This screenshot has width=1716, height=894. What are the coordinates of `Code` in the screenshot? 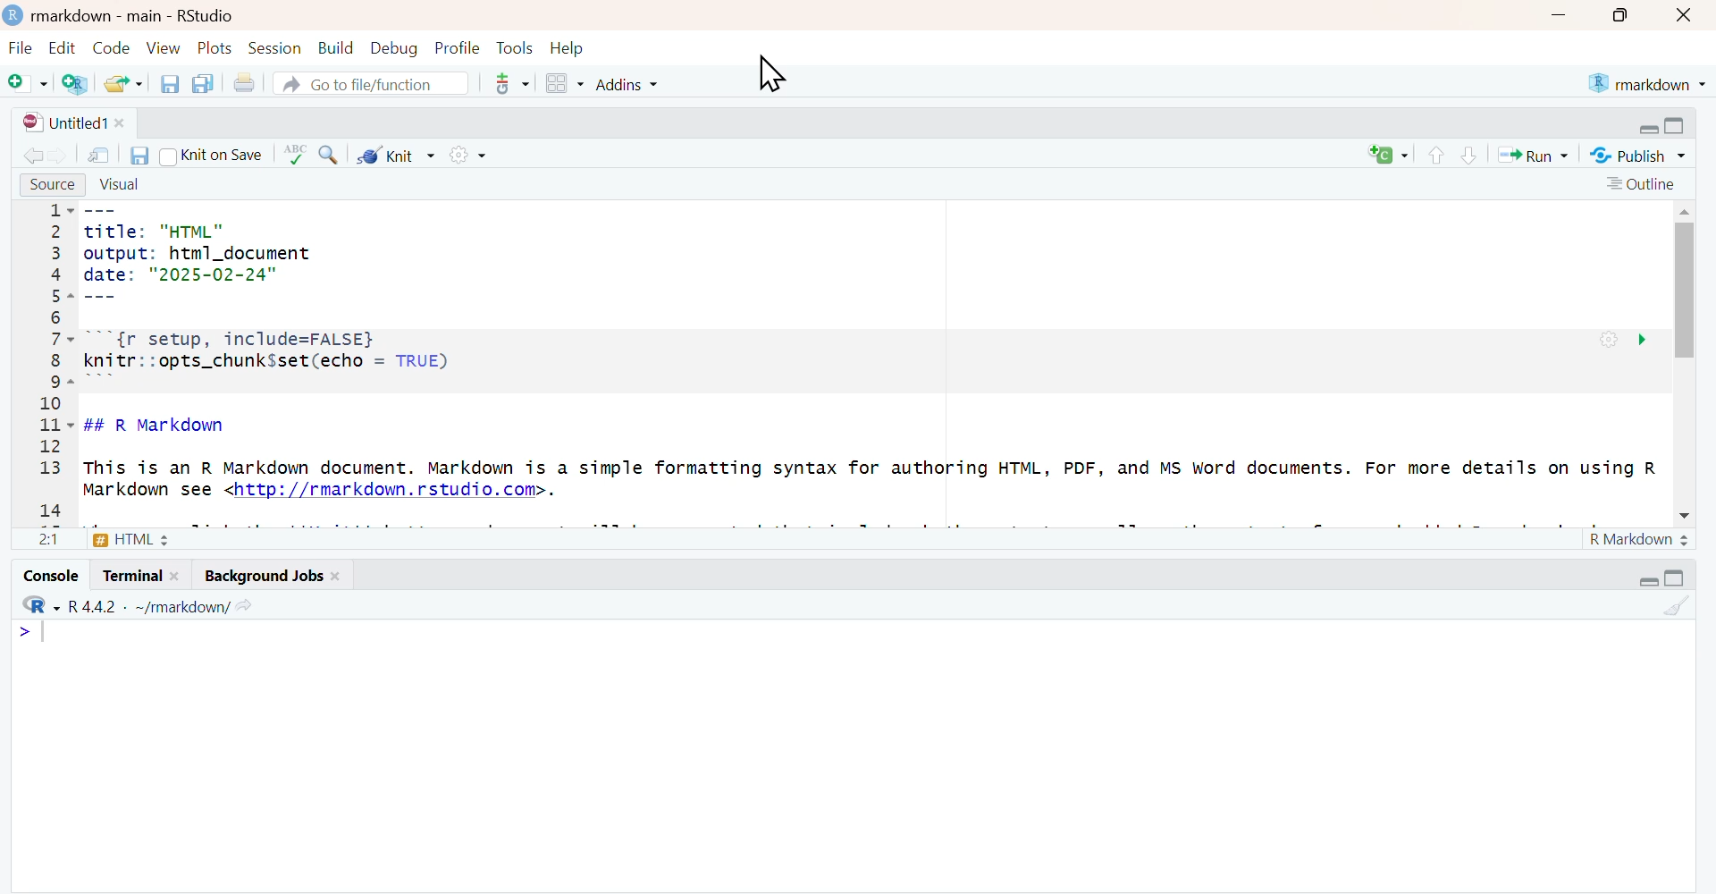 It's located at (111, 48).